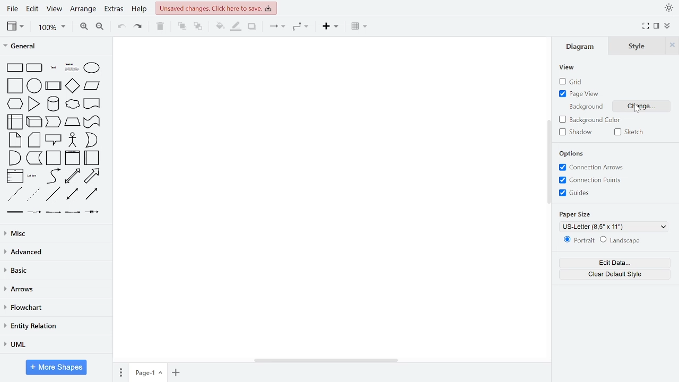 Image resolution: width=679 pixels, height=382 pixels. I want to click on connector, so click(275, 28).